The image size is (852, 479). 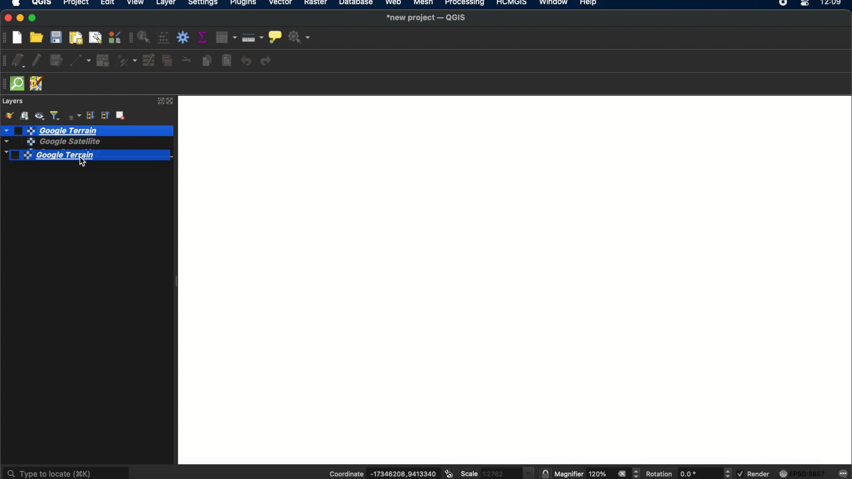 I want to click on edit, so click(x=107, y=4).